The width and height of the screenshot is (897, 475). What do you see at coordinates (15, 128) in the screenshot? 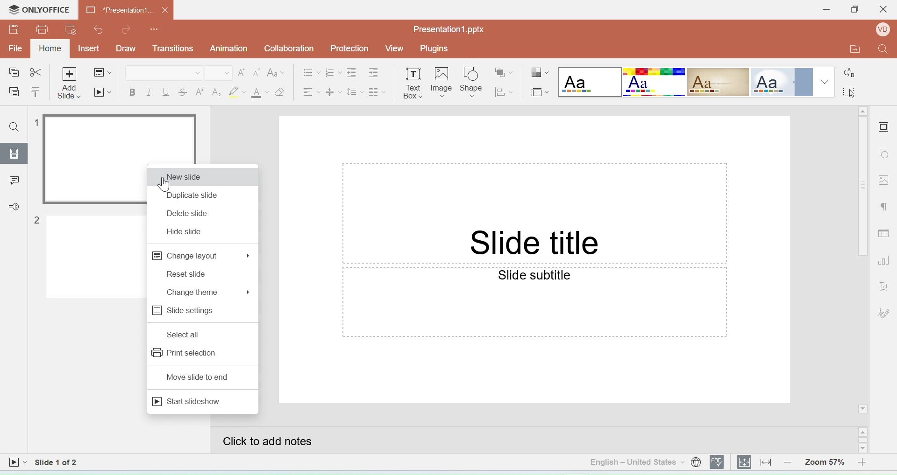
I see `Find` at bounding box center [15, 128].